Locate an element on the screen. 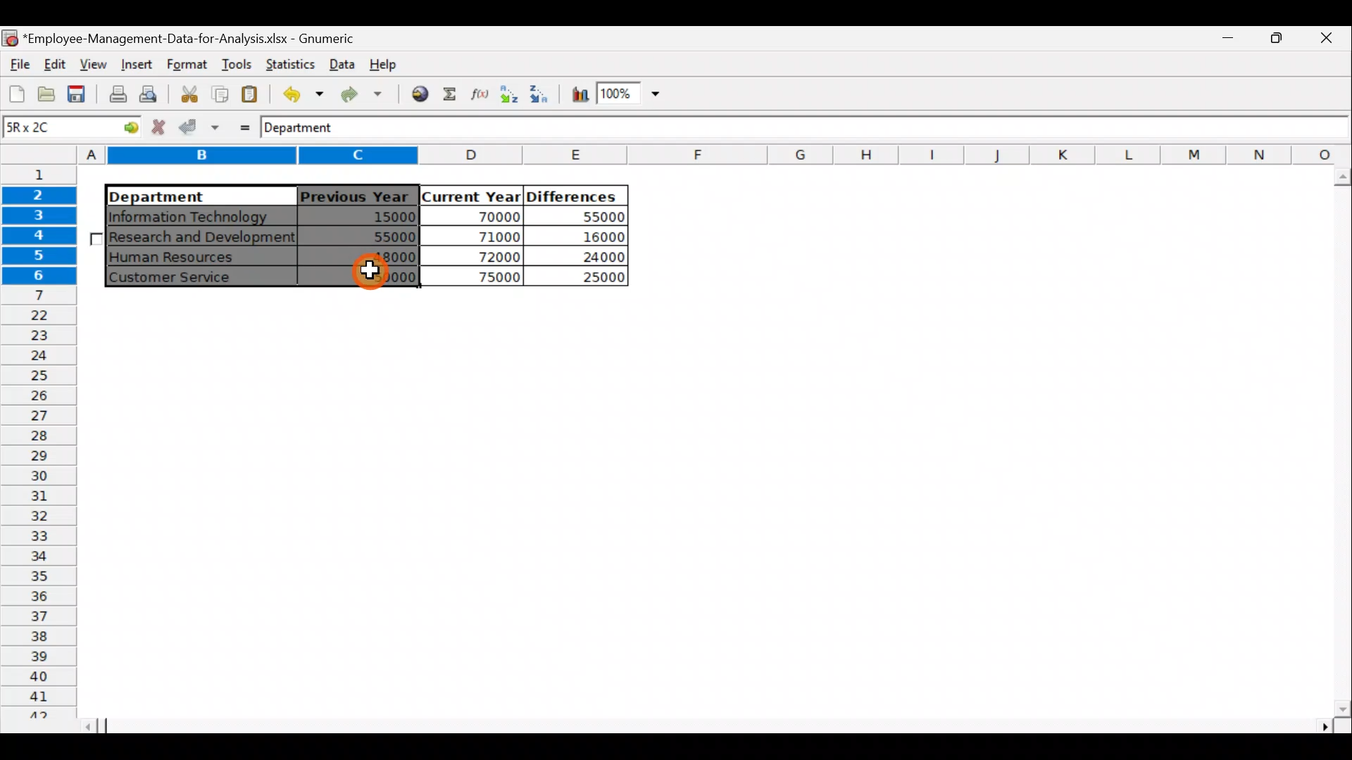  Cursor on cell C6 is located at coordinates (370, 274).